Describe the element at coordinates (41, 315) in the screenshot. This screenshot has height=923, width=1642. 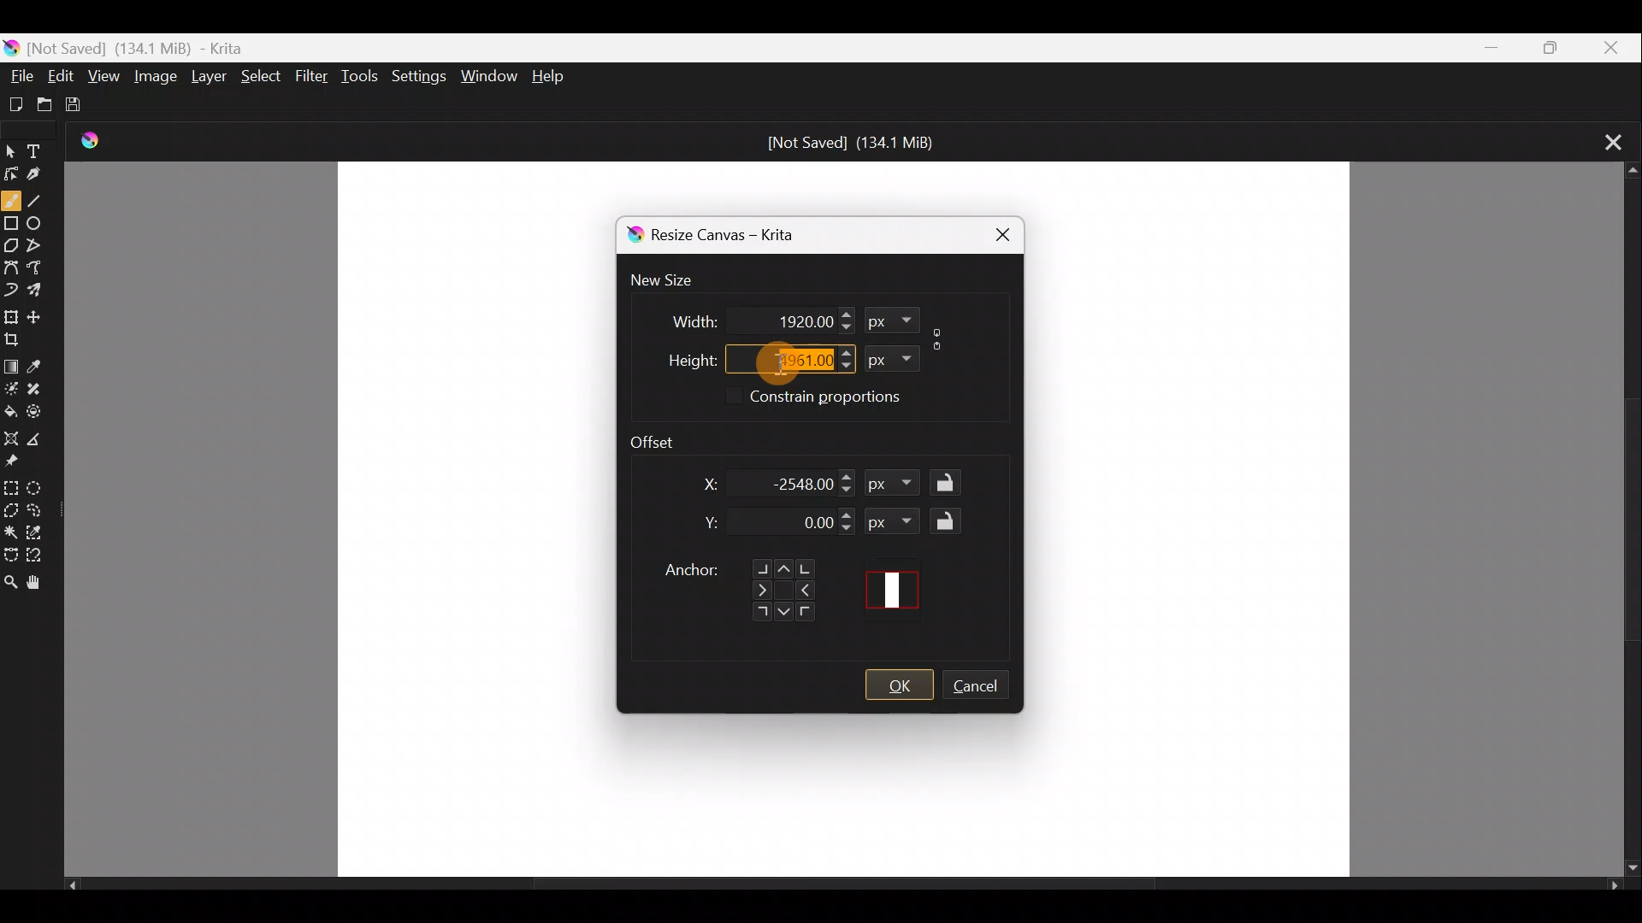
I see `Move a layer` at that location.